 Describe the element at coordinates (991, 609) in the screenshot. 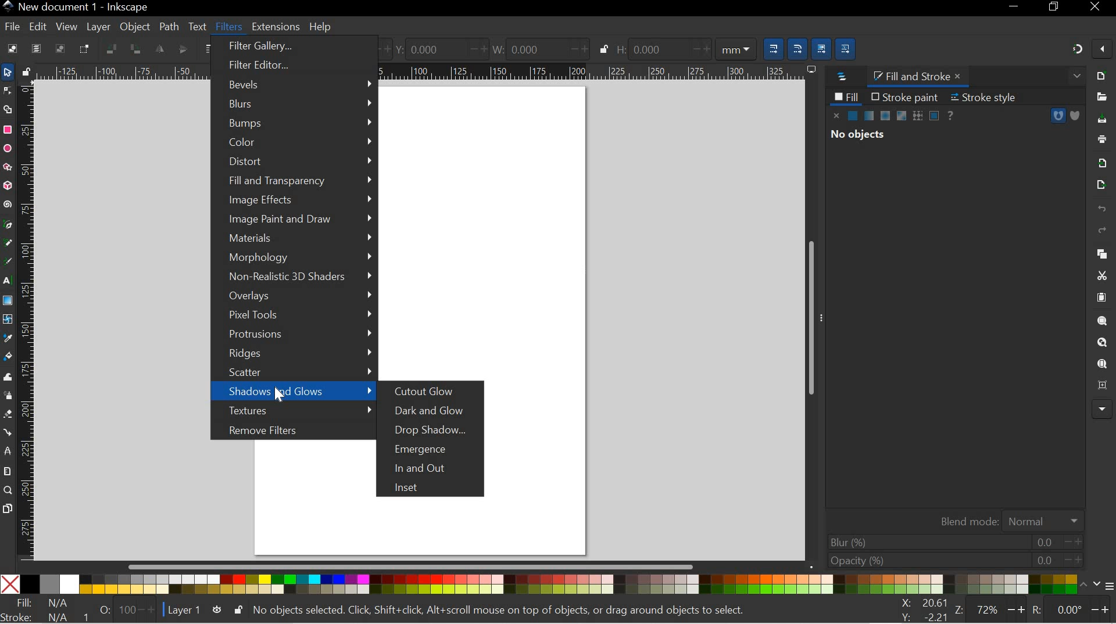

I see `ZOOM OUT OR ZOOM IN` at that location.